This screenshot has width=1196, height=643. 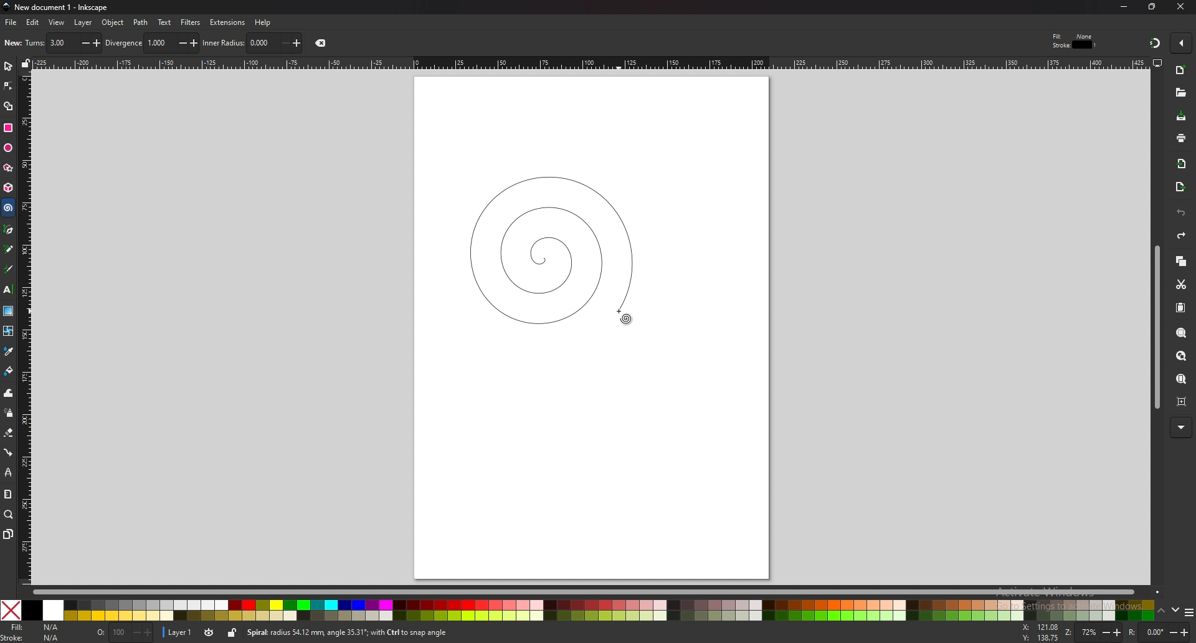 What do you see at coordinates (164, 22) in the screenshot?
I see `text` at bounding box center [164, 22].